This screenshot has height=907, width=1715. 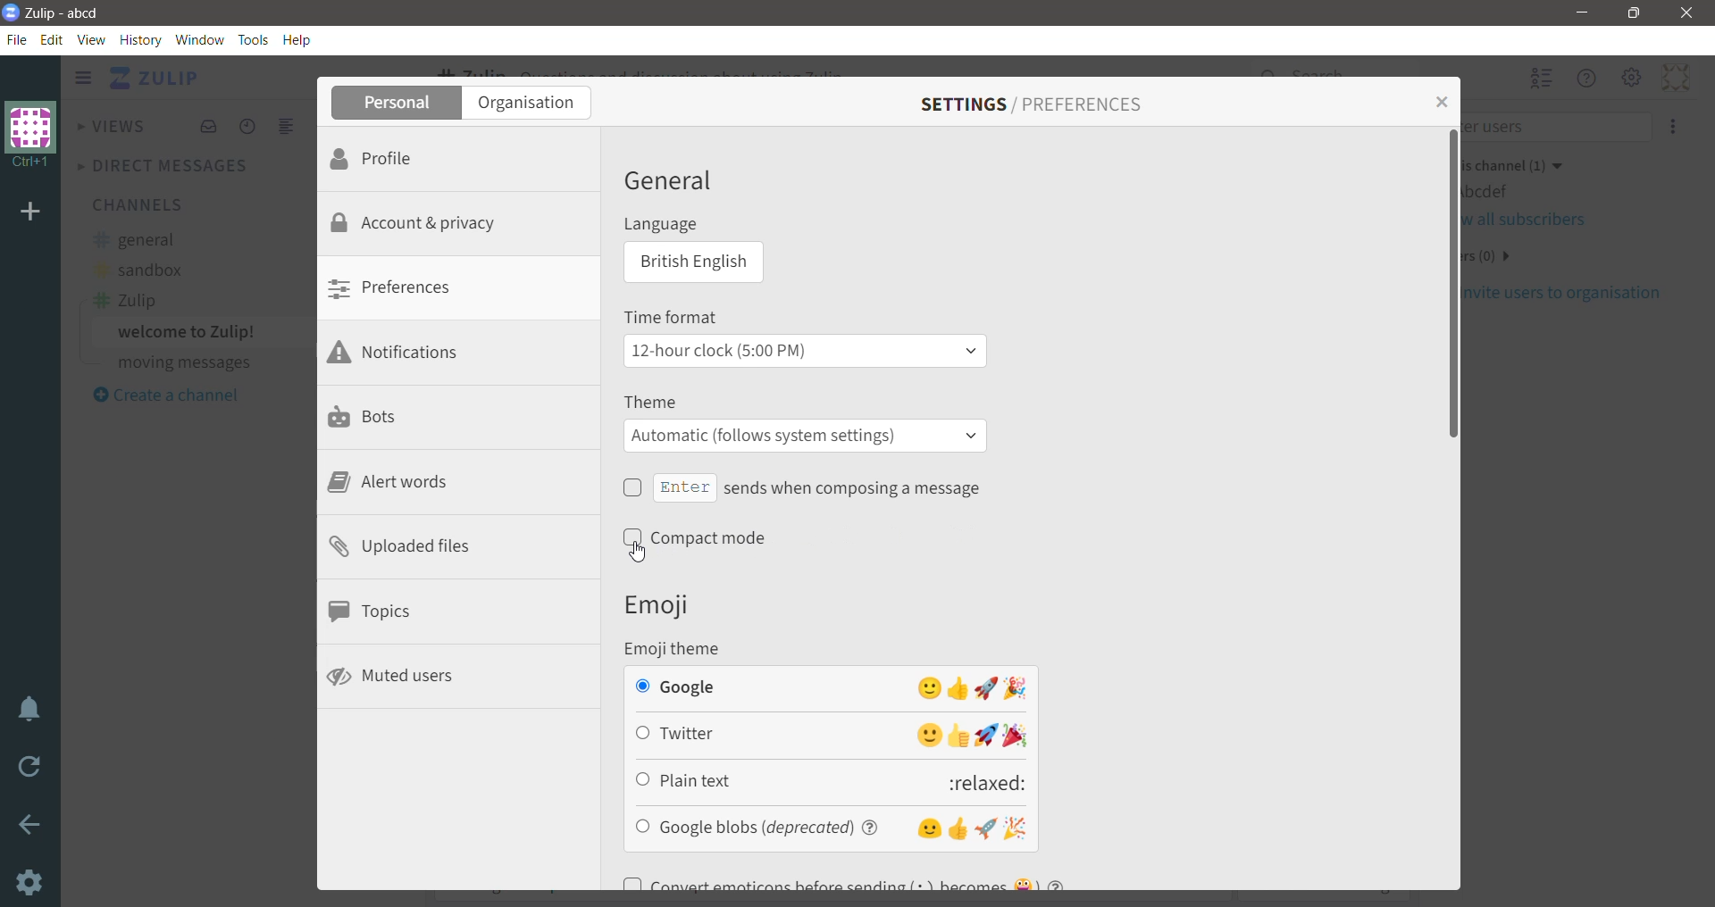 I want to click on Show/Hide left sidebar, so click(x=83, y=78).